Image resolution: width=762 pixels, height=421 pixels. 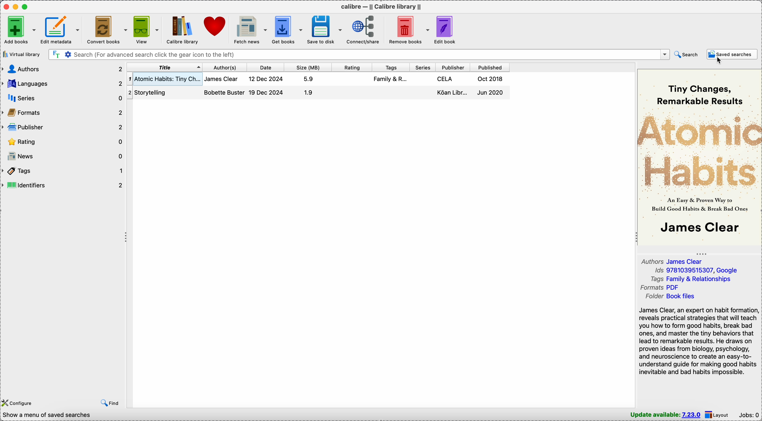 I want to click on convert books, so click(x=106, y=30).